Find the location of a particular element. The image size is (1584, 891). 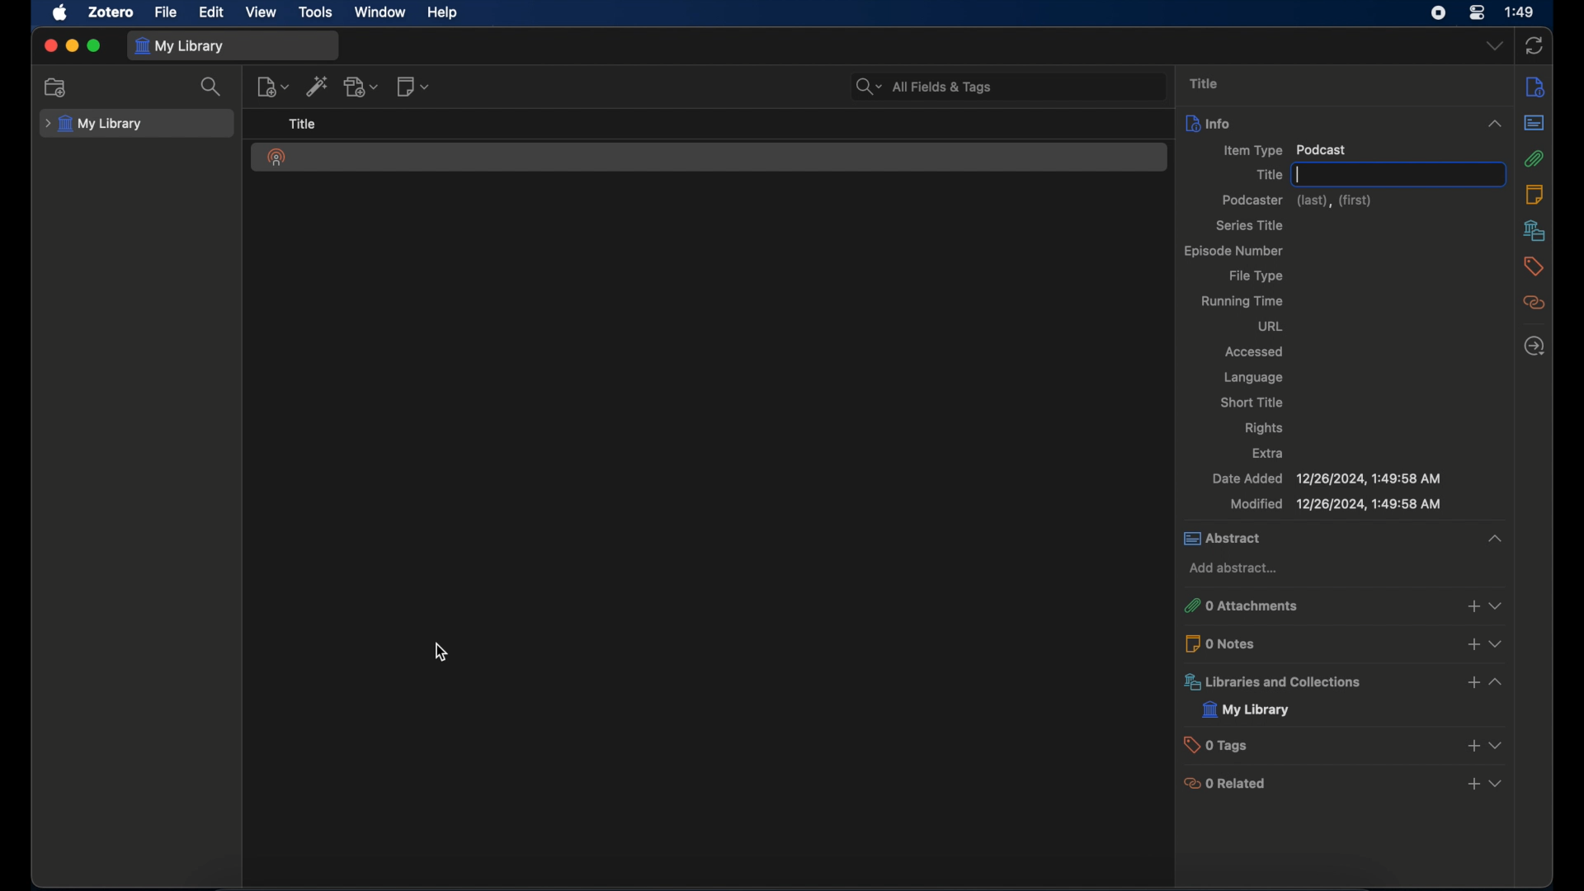

cursor is located at coordinates (441, 652).